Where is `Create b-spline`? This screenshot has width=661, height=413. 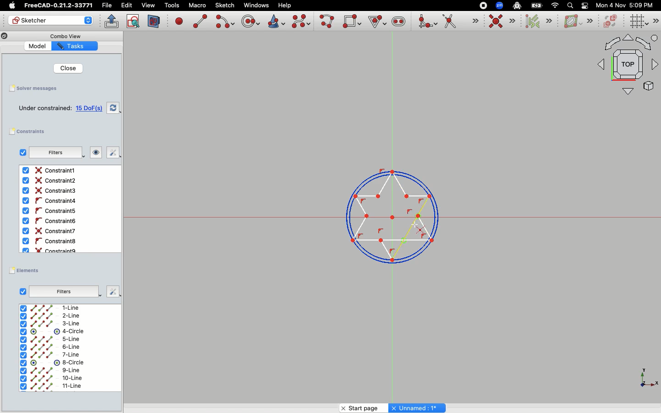
Create b-spline is located at coordinates (301, 21).